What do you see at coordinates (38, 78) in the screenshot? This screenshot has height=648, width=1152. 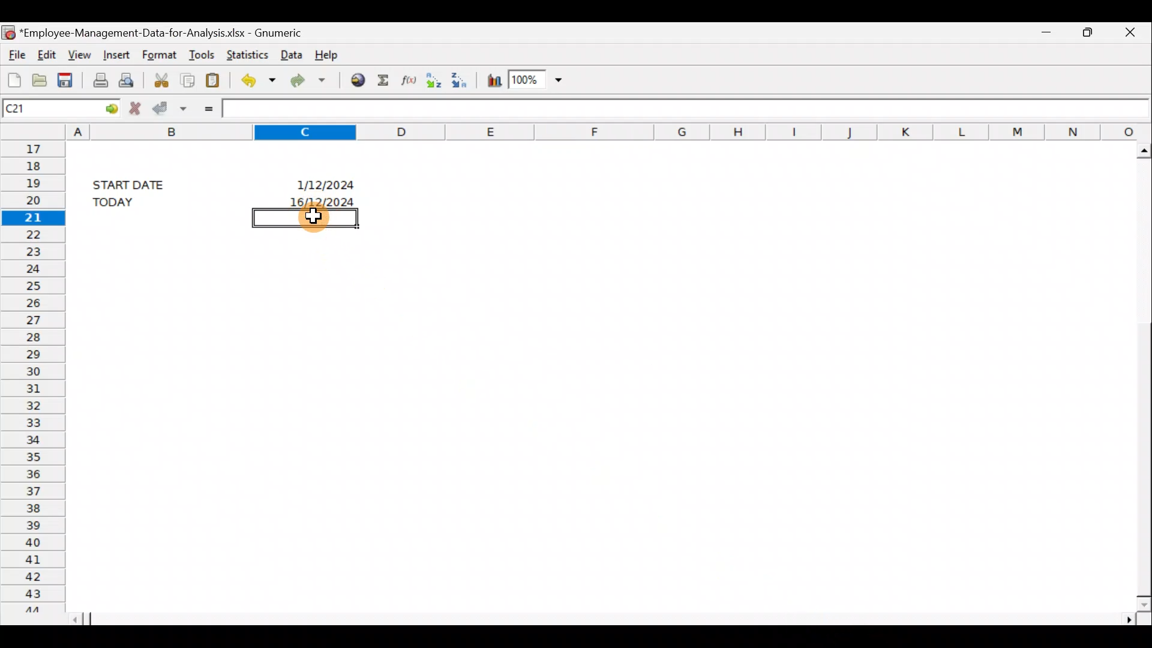 I see `Open a file` at bounding box center [38, 78].